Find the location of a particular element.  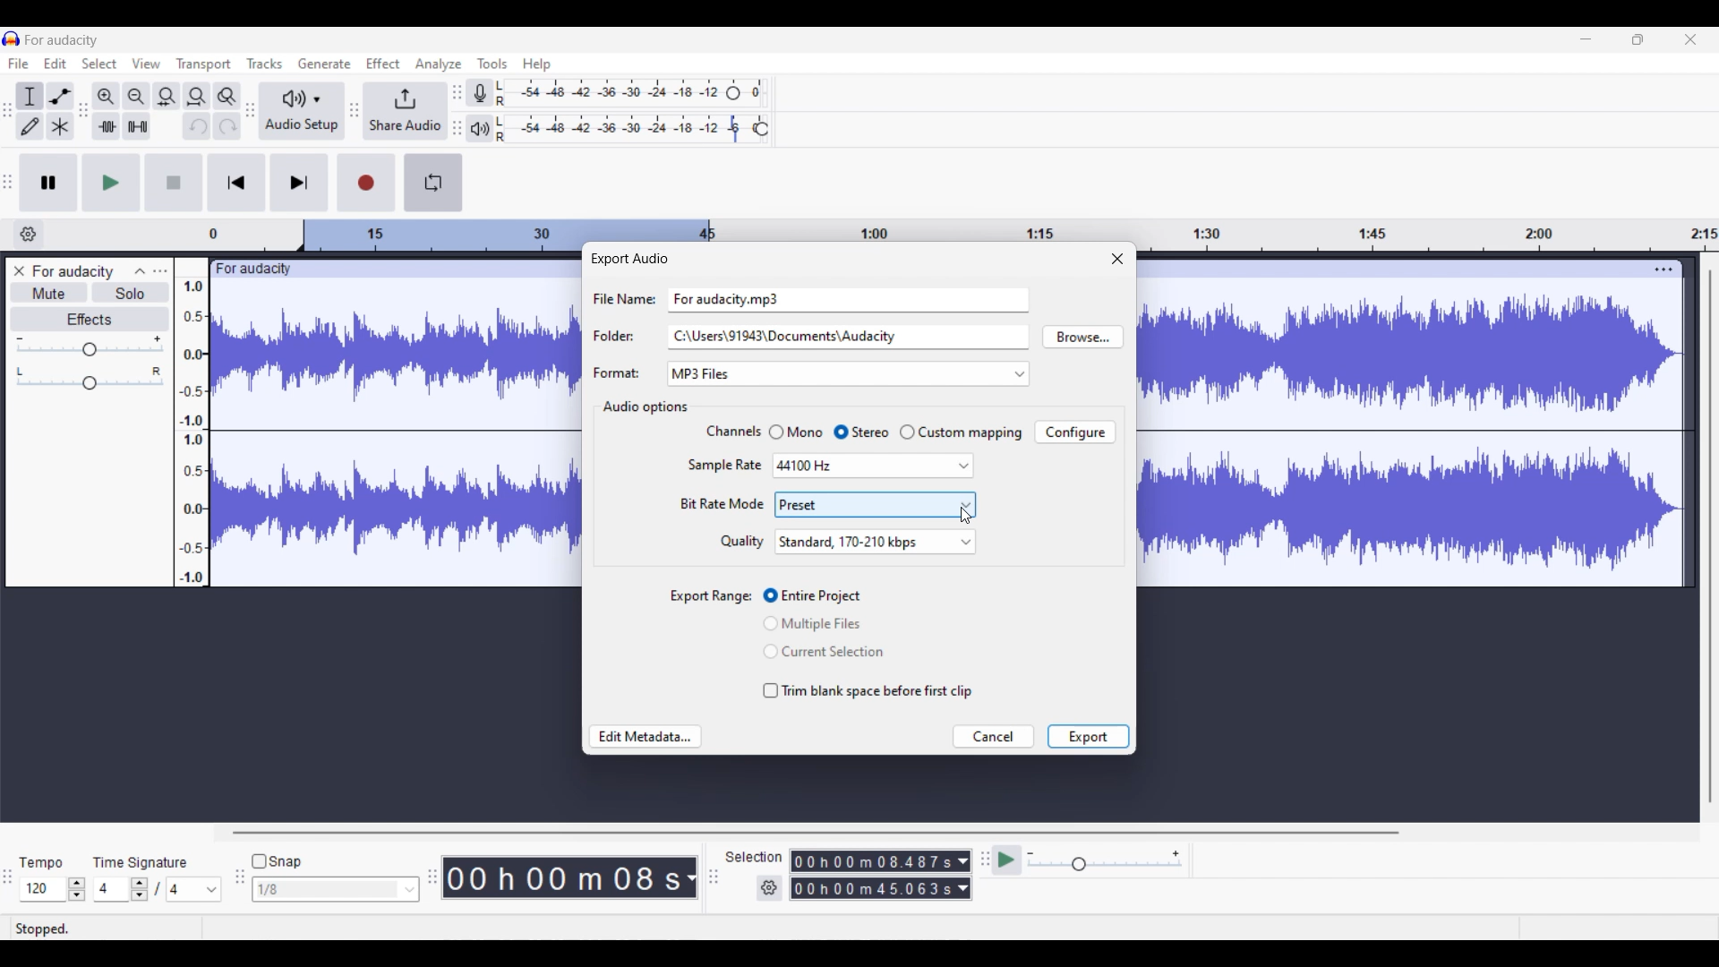

Cancel is located at coordinates (995, 736).